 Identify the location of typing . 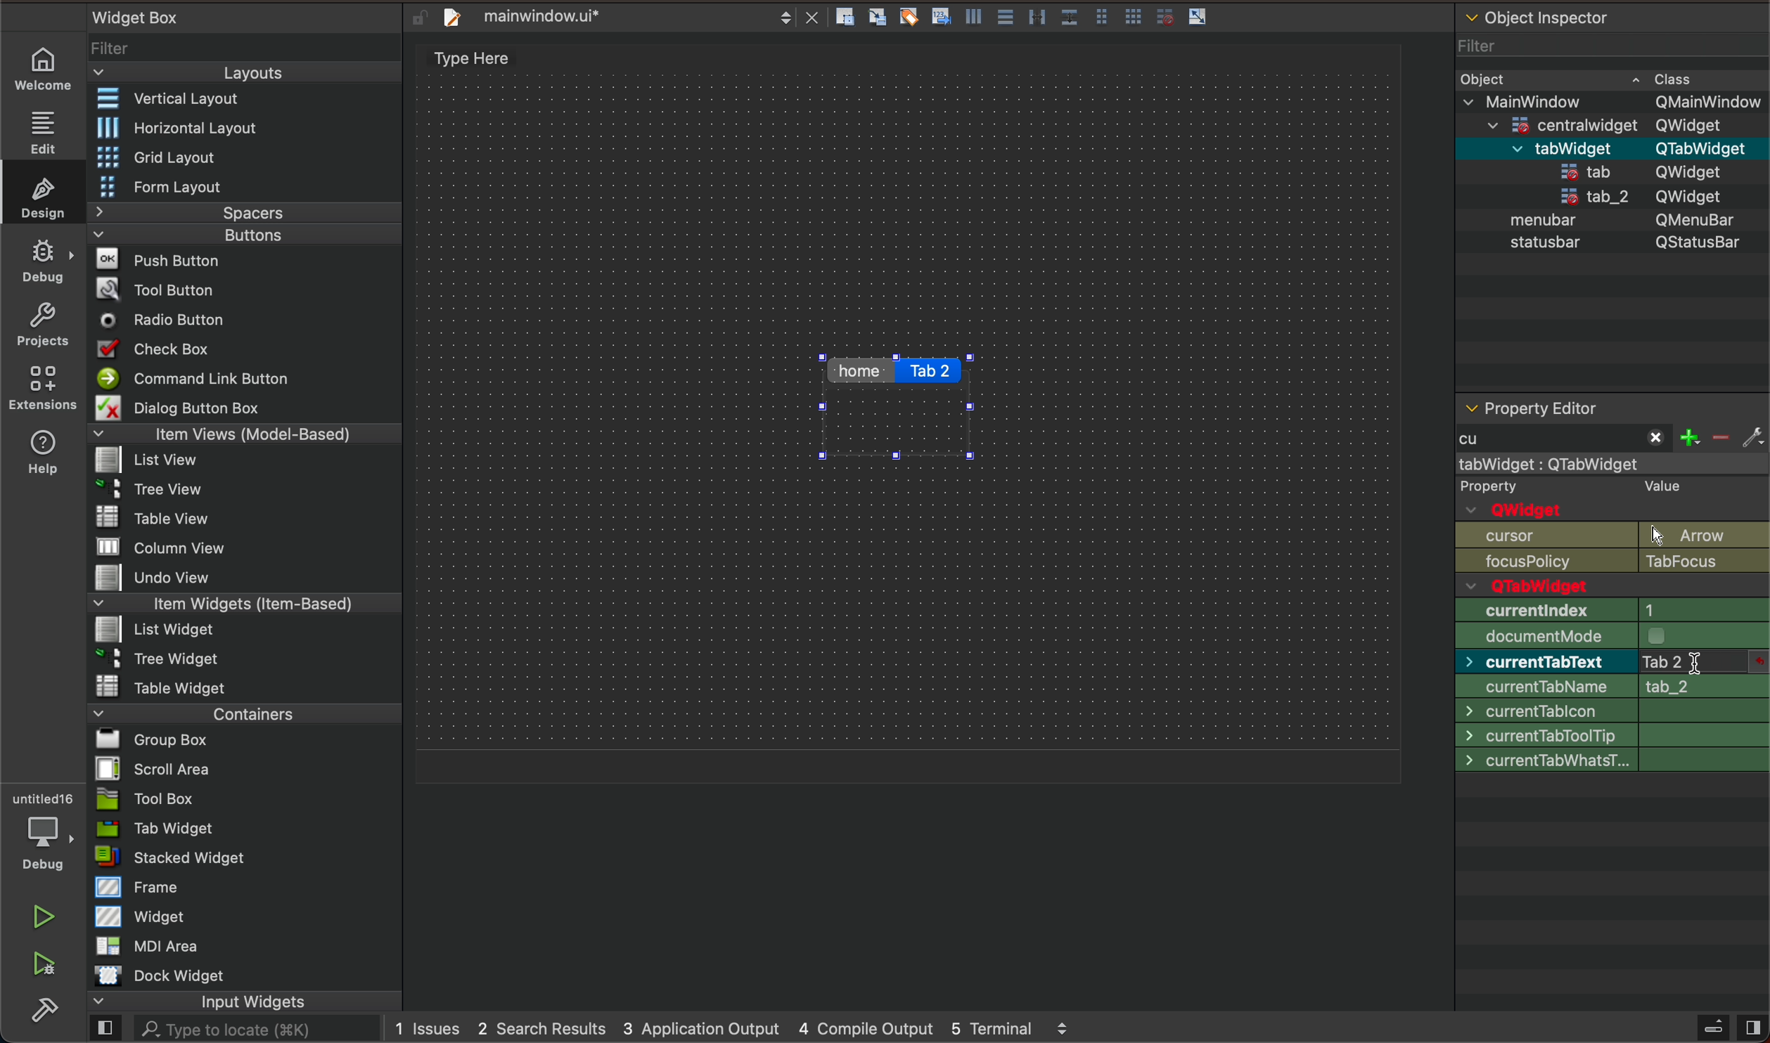
(1694, 664).